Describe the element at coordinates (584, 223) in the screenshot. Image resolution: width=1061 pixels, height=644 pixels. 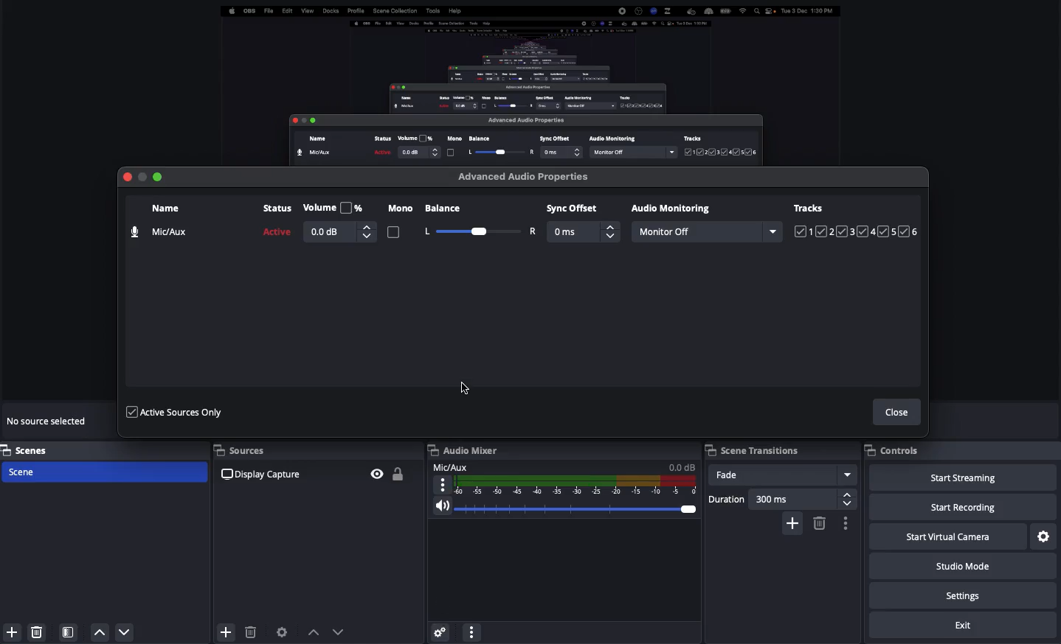
I see `Sync offset` at that location.